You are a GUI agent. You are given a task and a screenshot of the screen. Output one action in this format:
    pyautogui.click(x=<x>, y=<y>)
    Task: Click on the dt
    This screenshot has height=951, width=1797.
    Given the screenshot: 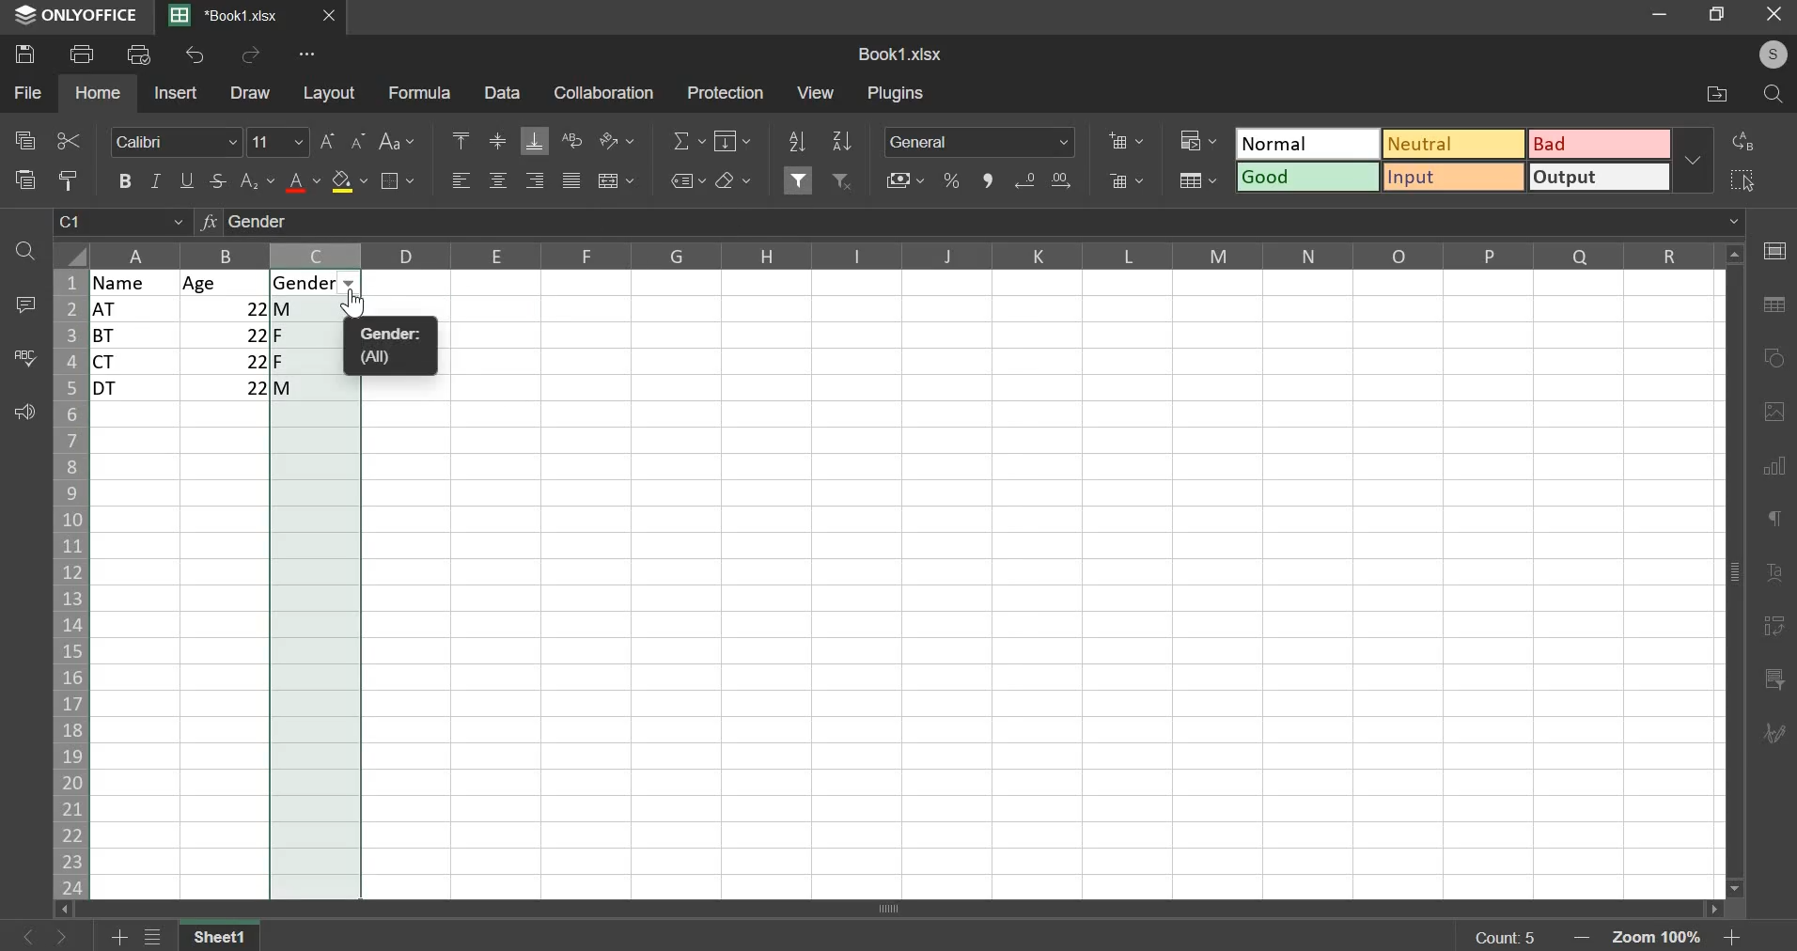 What is the action you would take?
    pyautogui.click(x=137, y=389)
    